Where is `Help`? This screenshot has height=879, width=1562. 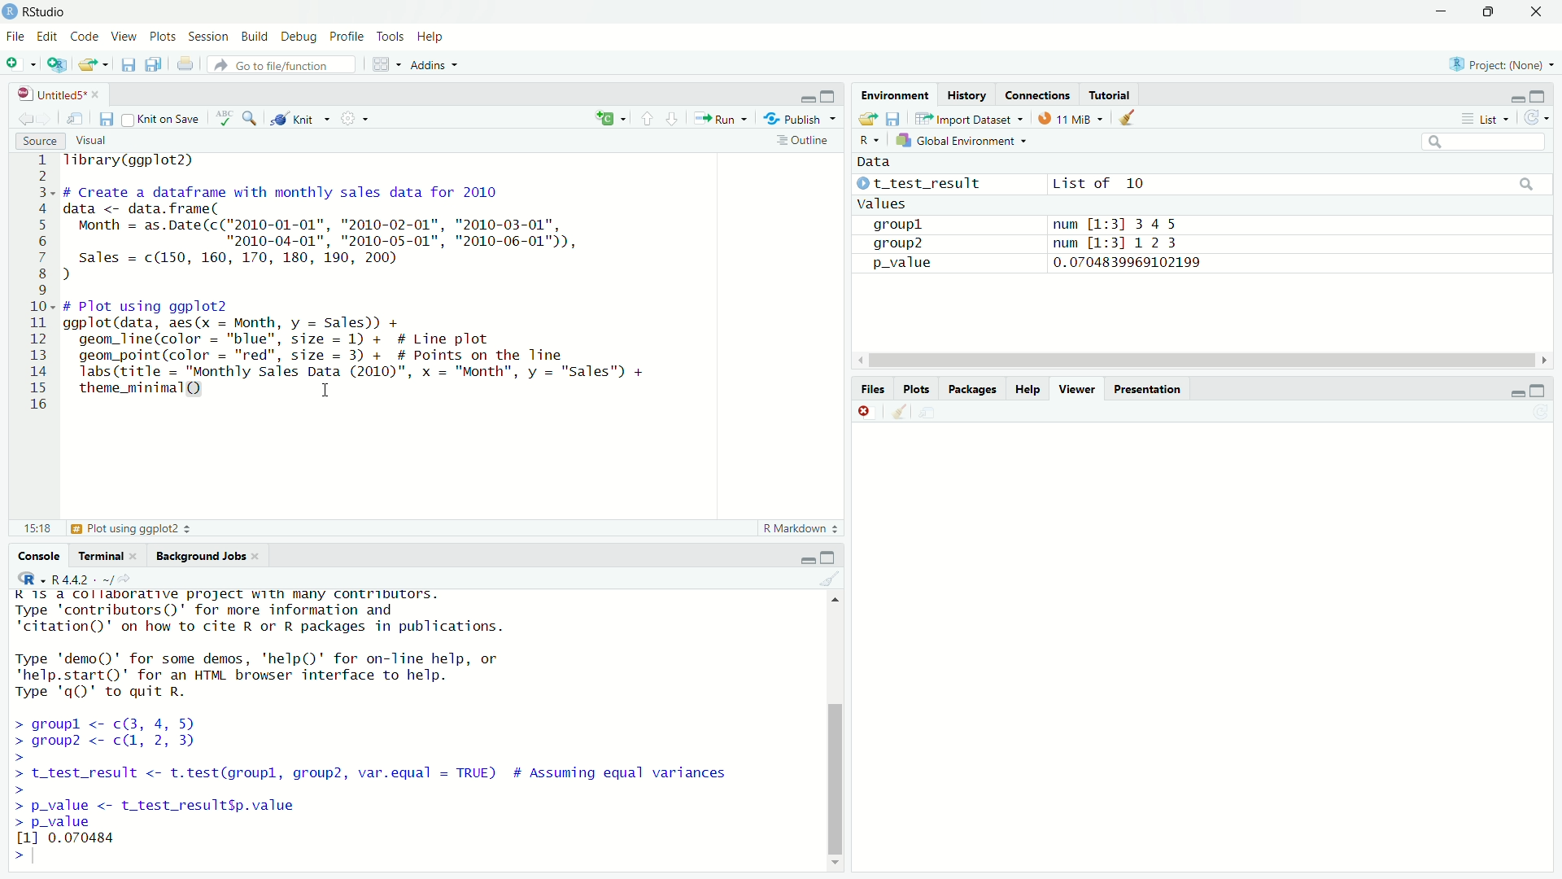
Help is located at coordinates (436, 37).